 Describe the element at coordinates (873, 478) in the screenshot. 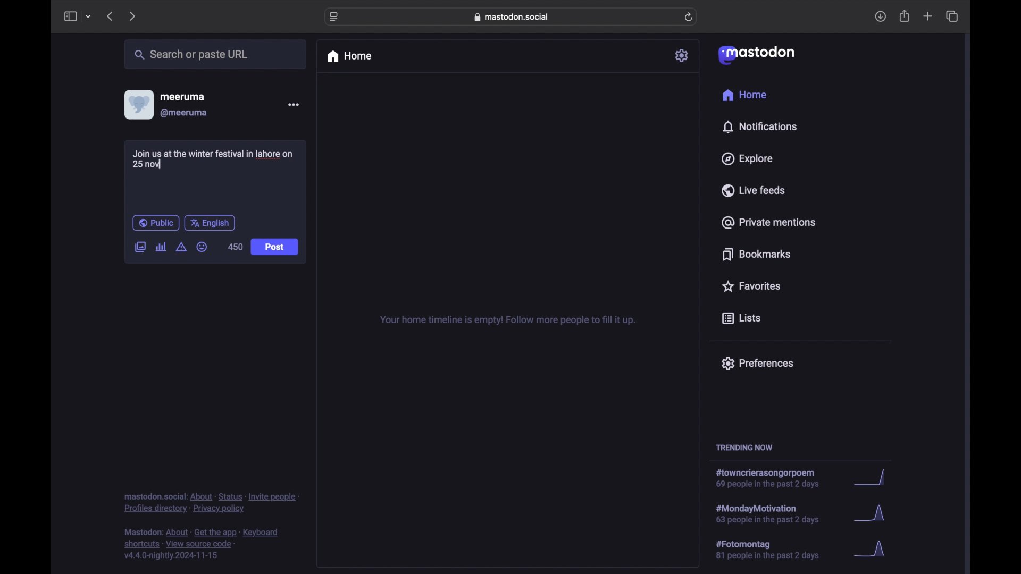

I see `graph` at that location.